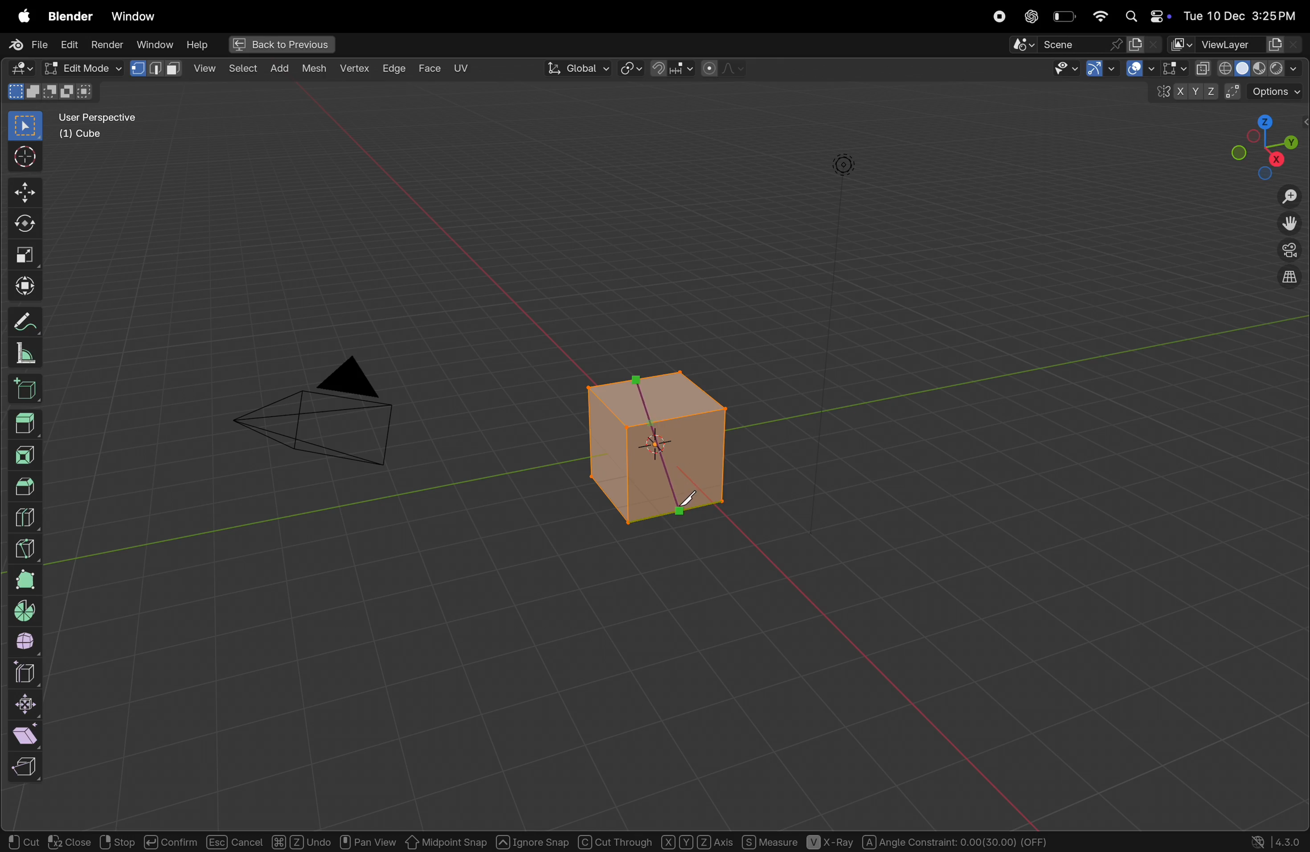 The height and width of the screenshot is (852, 1310). Describe the element at coordinates (28, 391) in the screenshot. I see `3d cube` at that location.